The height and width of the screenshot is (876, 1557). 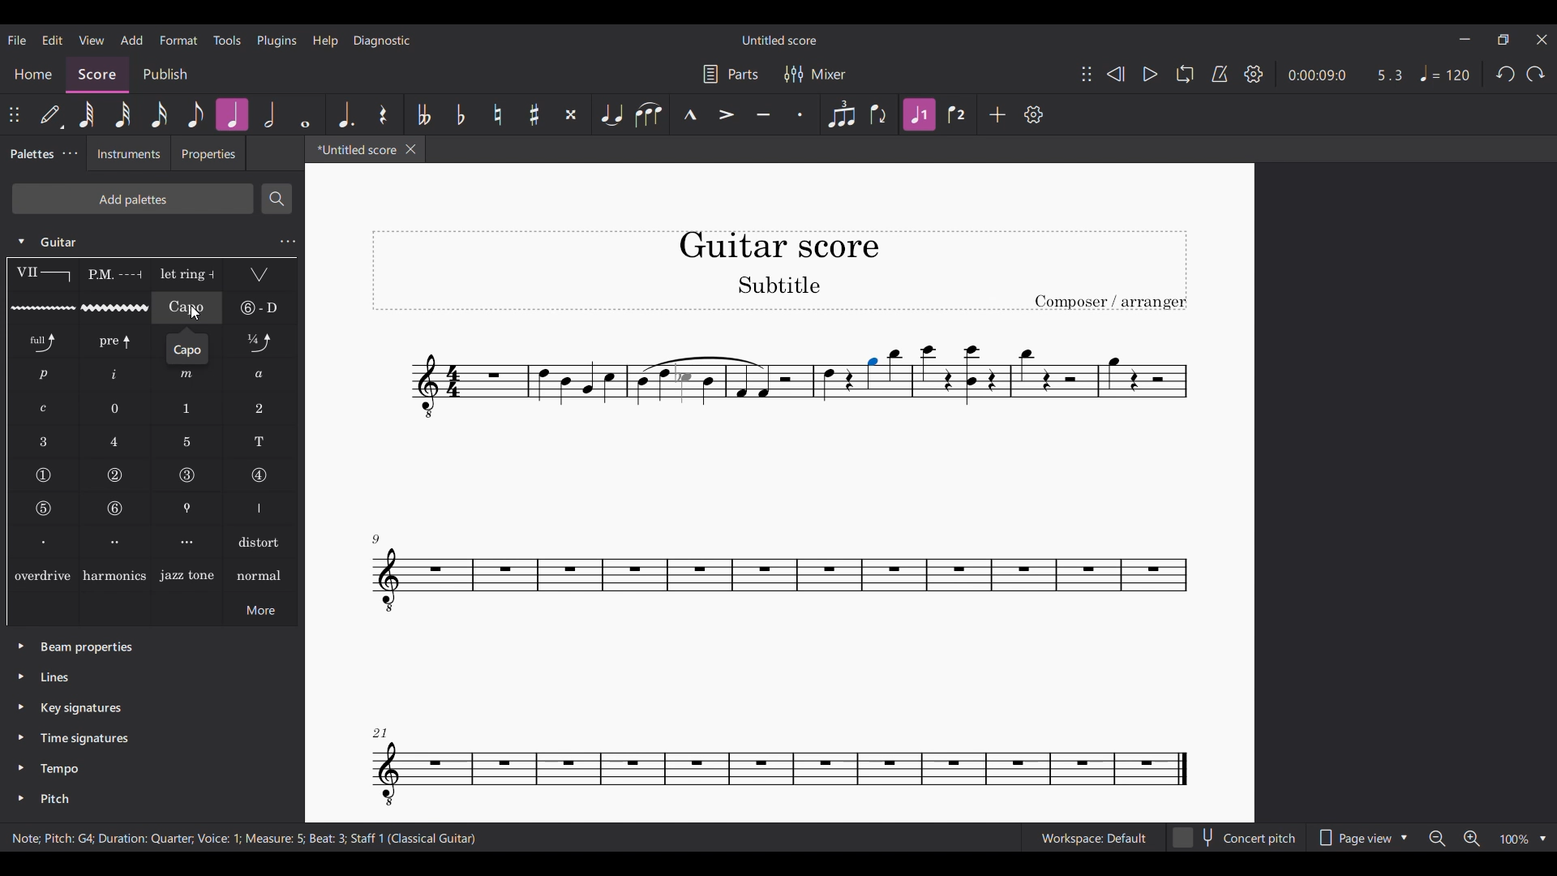 I want to click on Toggle natural, so click(x=497, y=114).